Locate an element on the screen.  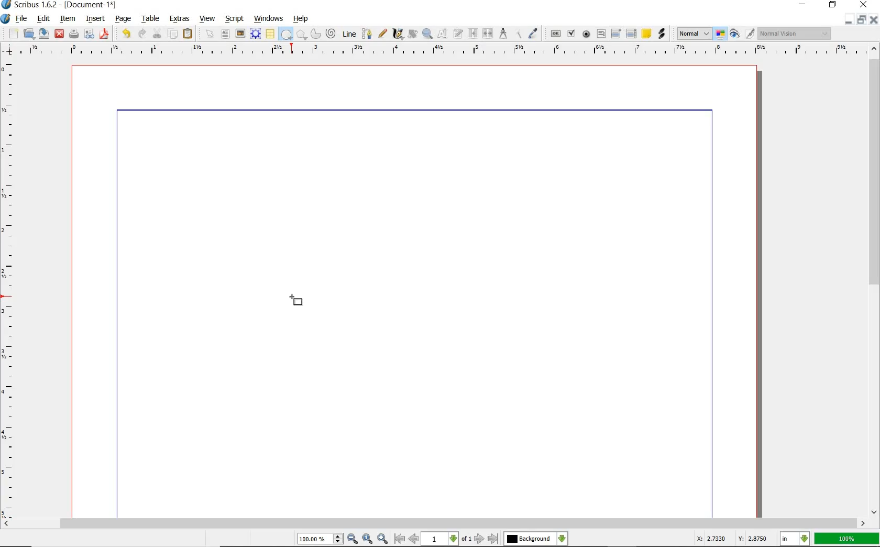
PASTE is located at coordinates (188, 35).